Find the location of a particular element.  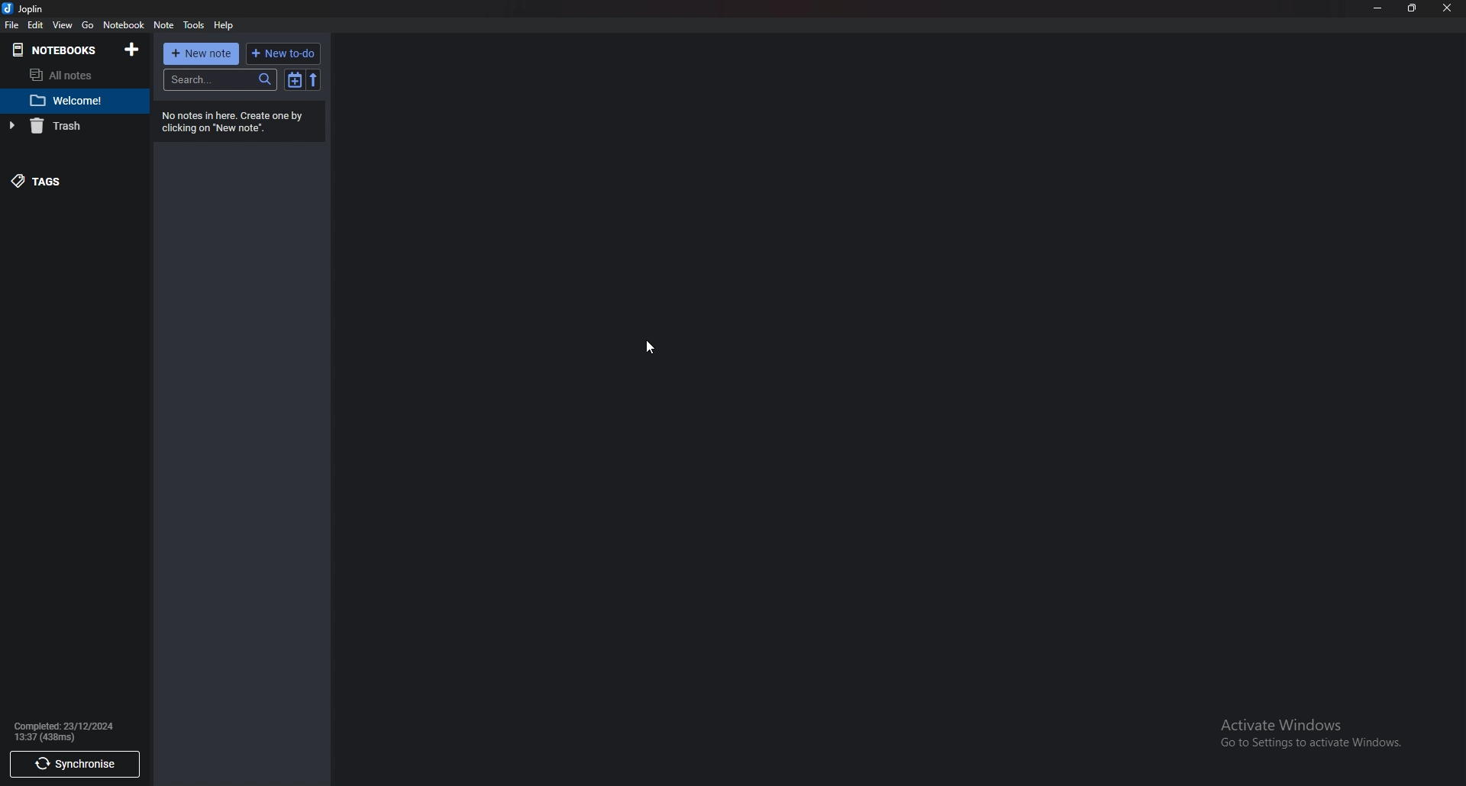

Info is located at coordinates (69, 731).